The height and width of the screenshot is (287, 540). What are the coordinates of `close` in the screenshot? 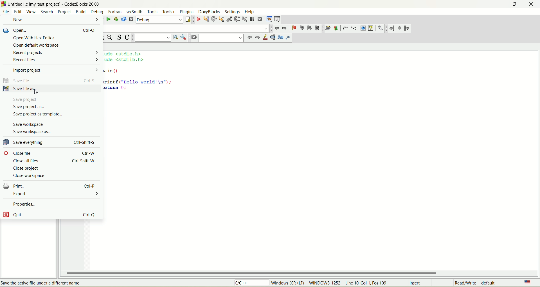 It's located at (533, 4).